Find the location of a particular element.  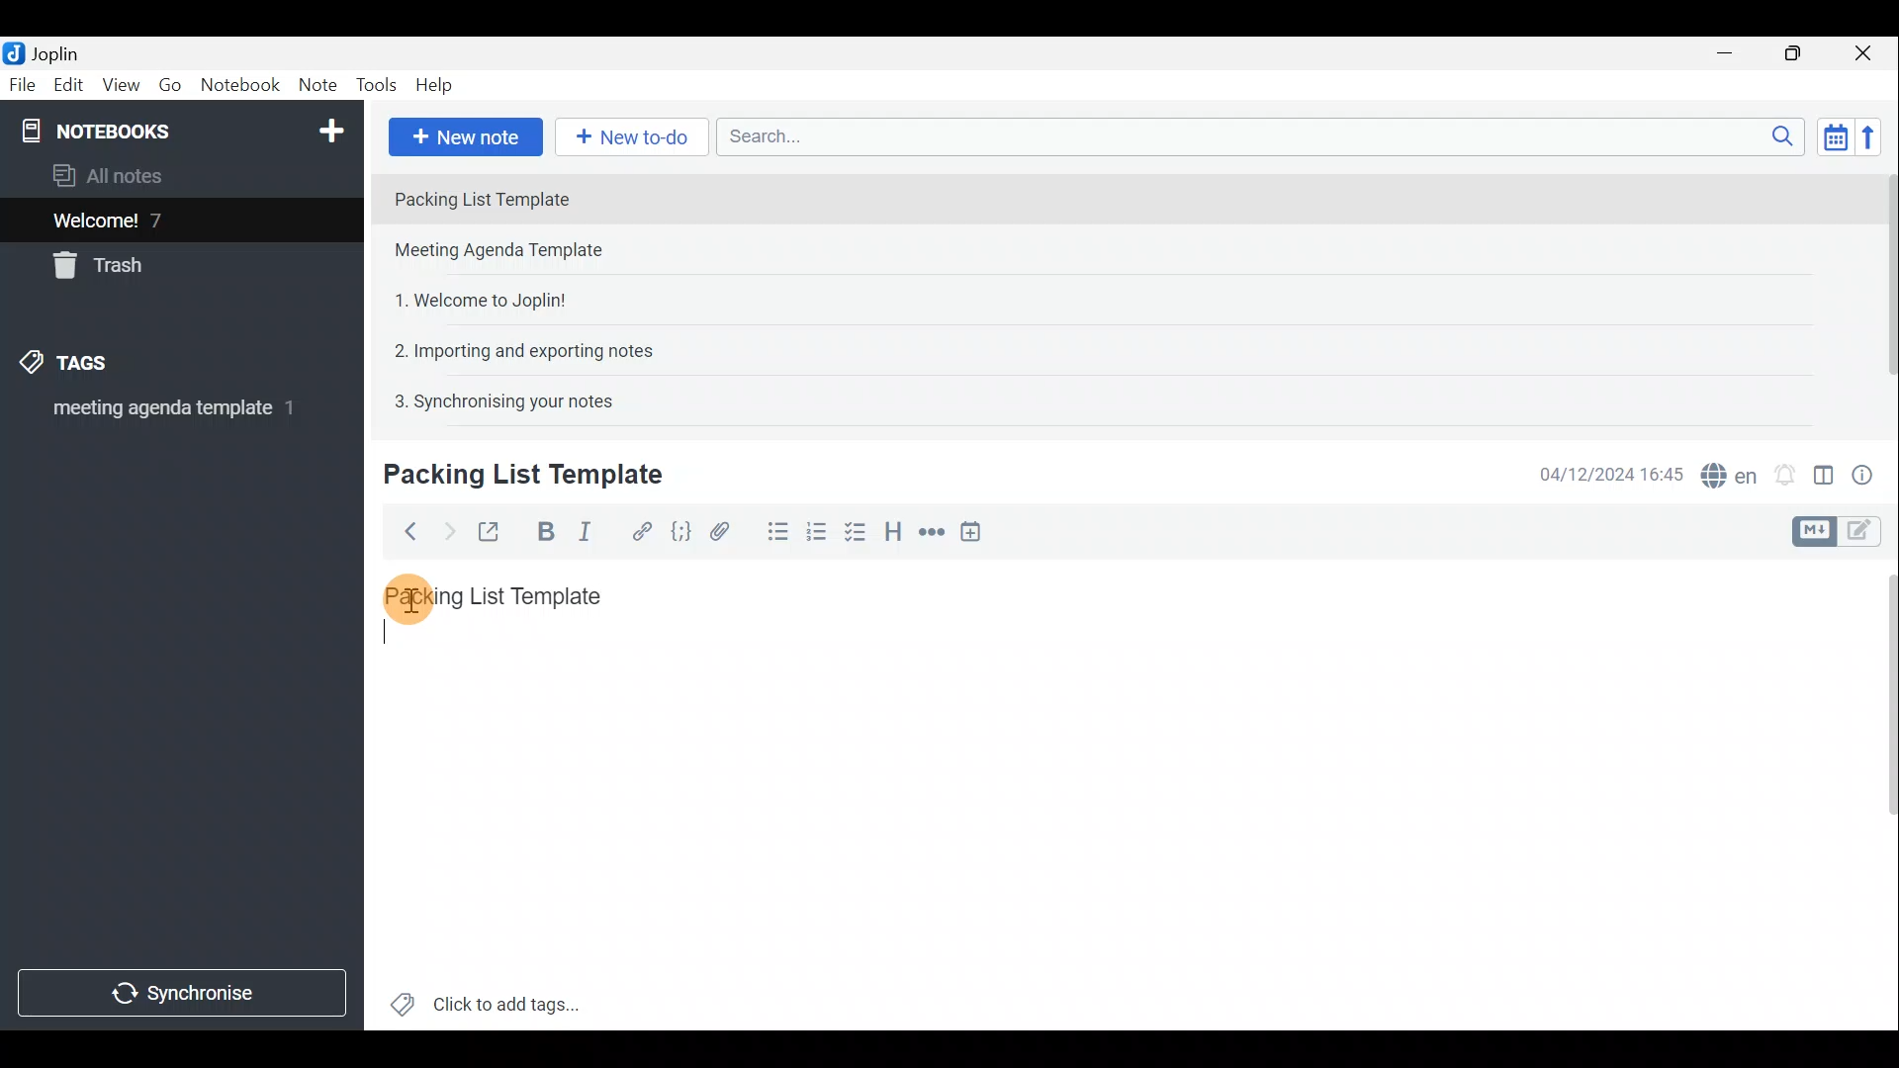

Back is located at coordinates (407, 531).